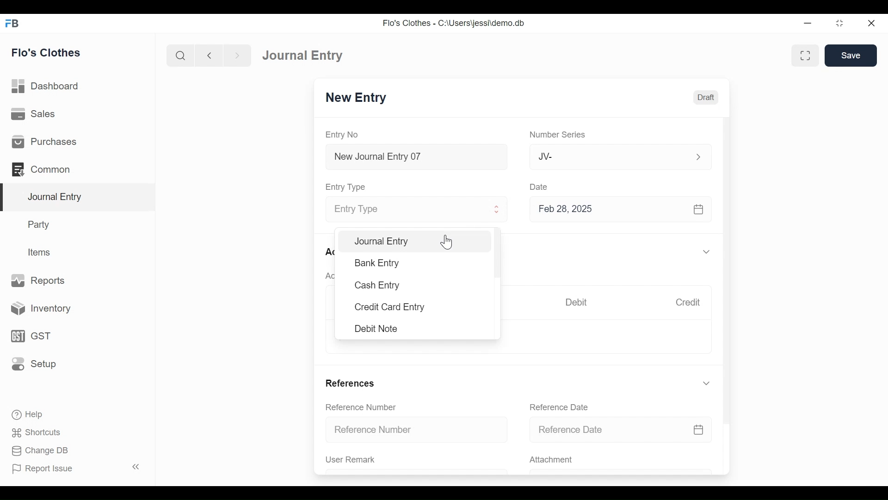 The width and height of the screenshot is (888, 500). I want to click on Navigate Back, so click(209, 56).